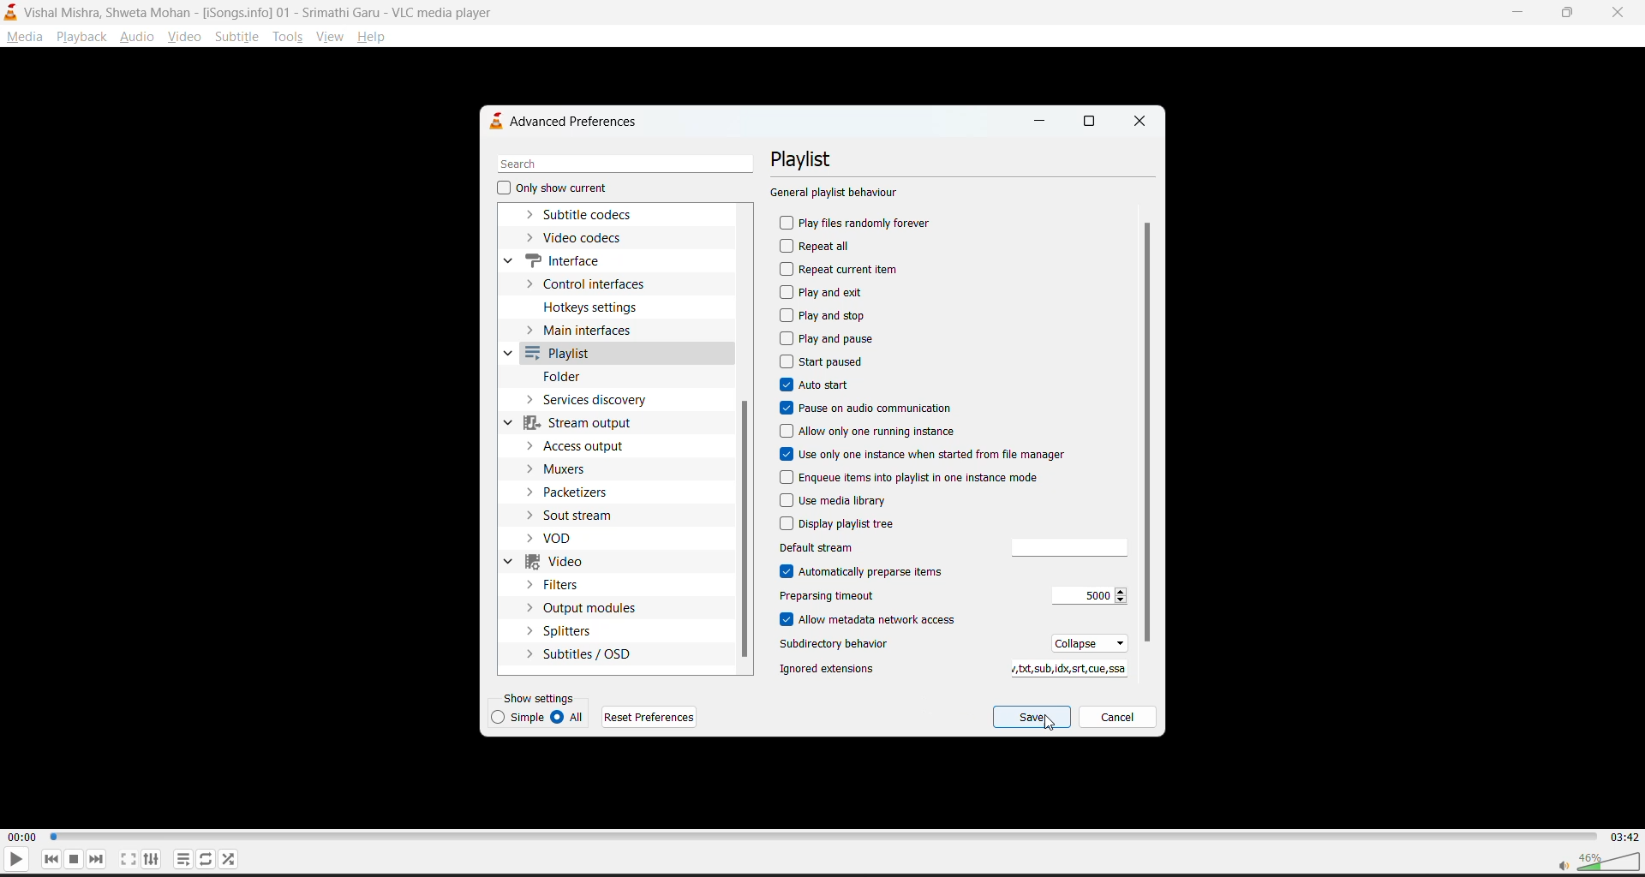  I want to click on hotkeys settings, so click(590, 310).